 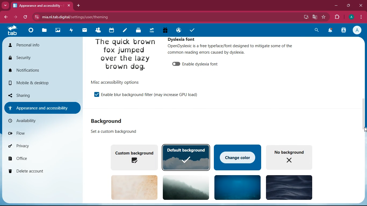 I want to click on appearance and accessibility , so click(x=43, y=6).